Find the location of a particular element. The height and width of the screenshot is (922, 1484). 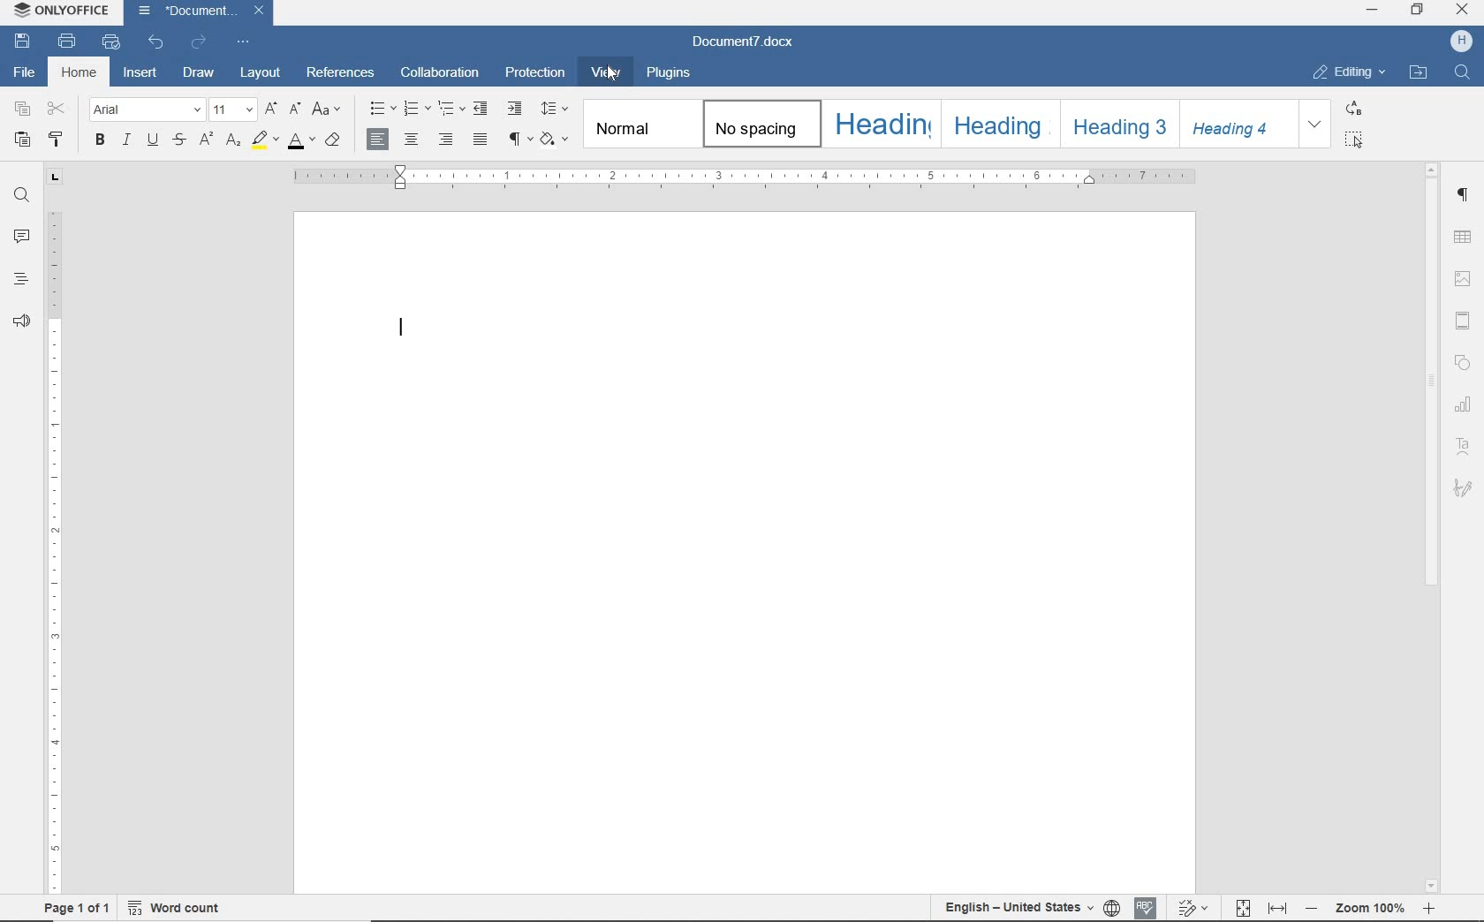

SUPERSCRIPT is located at coordinates (206, 140).